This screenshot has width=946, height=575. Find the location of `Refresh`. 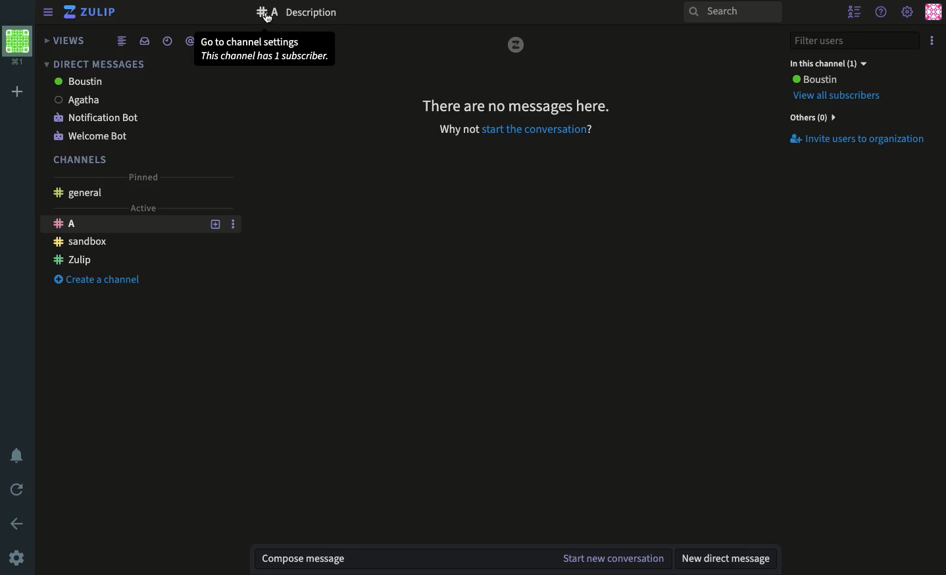

Refresh is located at coordinates (17, 491).